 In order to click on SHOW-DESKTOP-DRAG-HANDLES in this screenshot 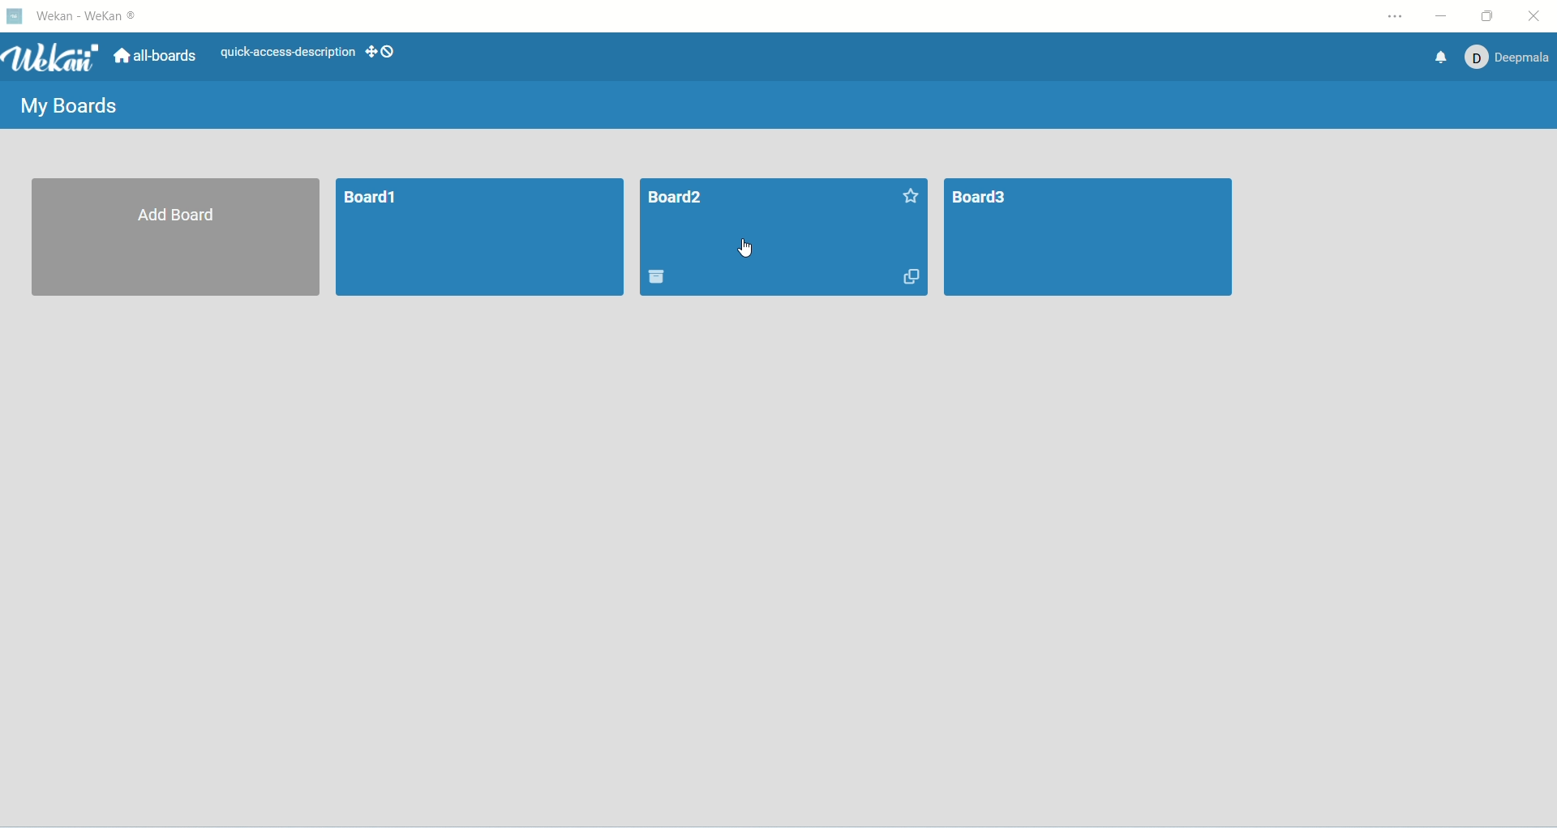, I will do `click(380, 52)`.